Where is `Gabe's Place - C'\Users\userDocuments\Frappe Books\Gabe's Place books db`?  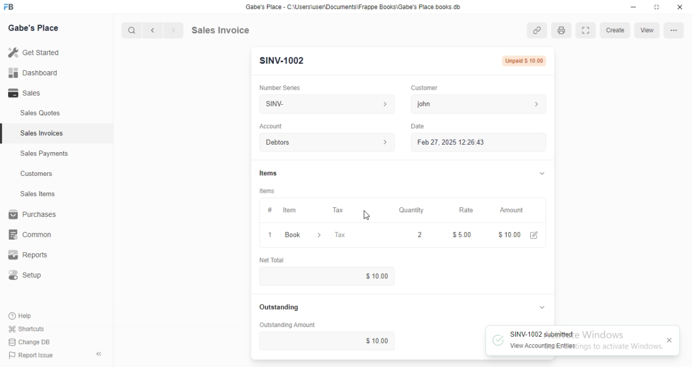
Gabe's Place - C'\Users\userDocuments\Frappe Books\Gabe's Place books db is located at coordinates (355, 7).